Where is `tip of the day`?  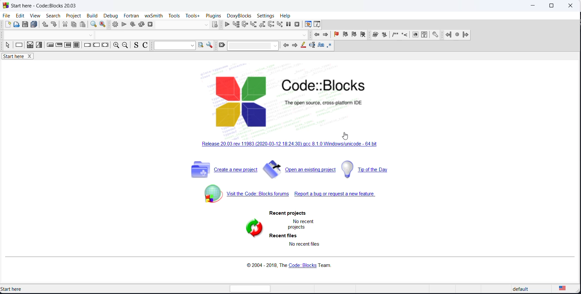
tip of the day is located at coordinates (372, 170).